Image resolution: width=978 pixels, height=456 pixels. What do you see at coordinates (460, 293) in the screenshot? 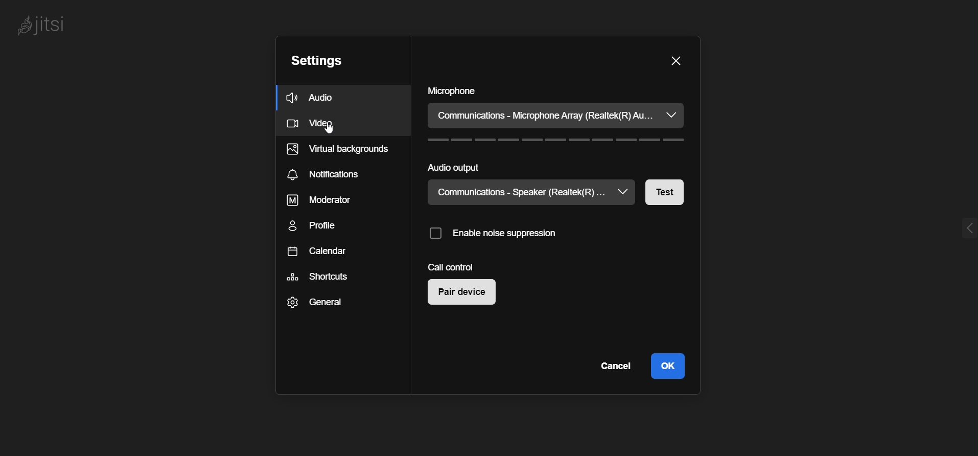
I see `pair device` at bounding box center [460, 293].